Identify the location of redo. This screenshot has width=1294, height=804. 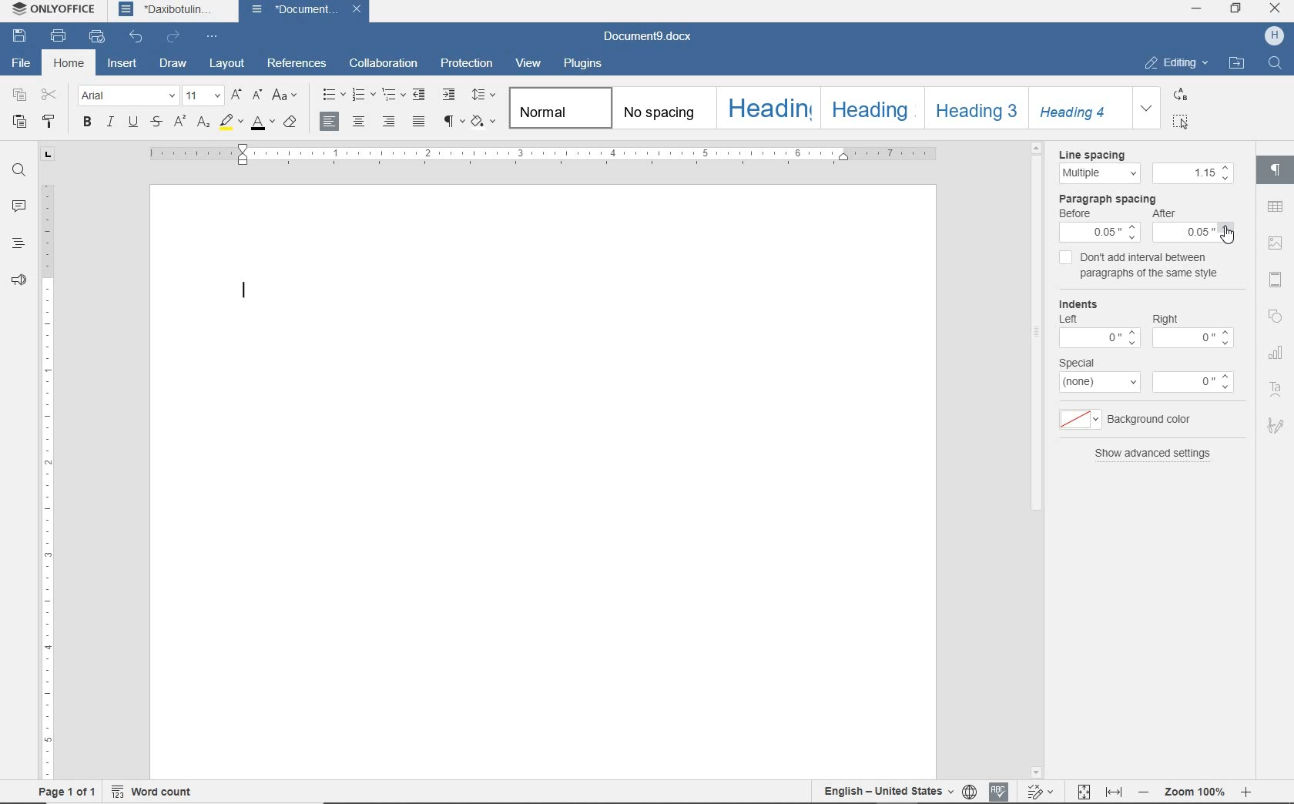
(173, 38).